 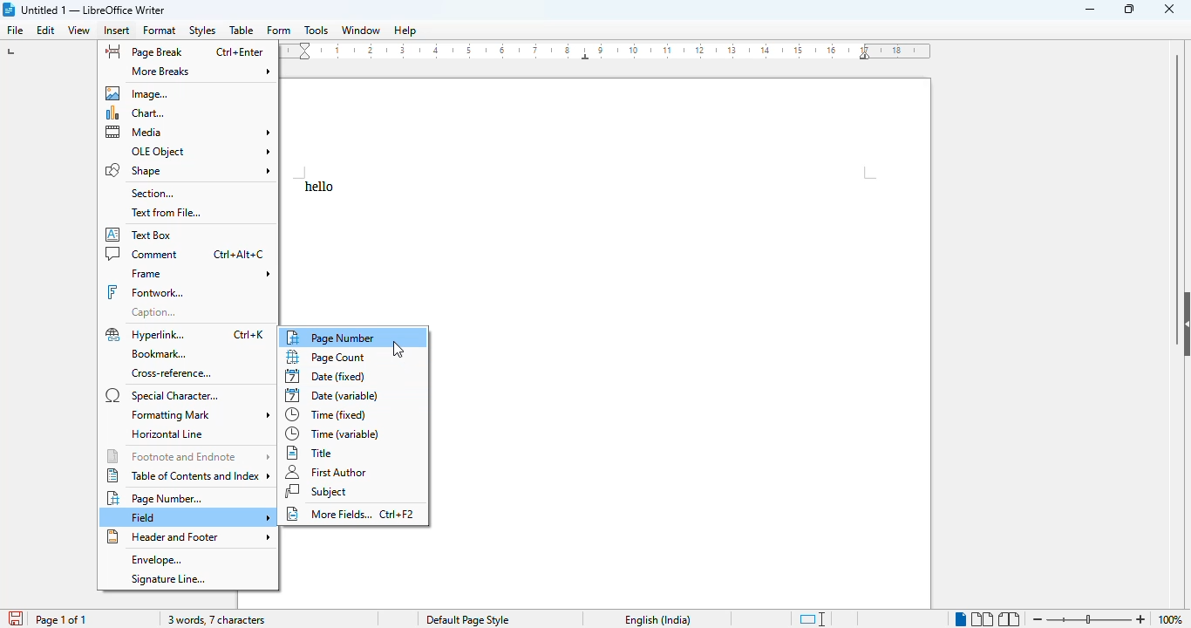 I want to click on book view, so click(x=1010, y=619).